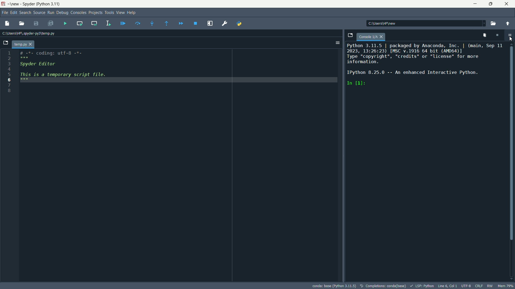 The image size is (515, 289). Describe the element at coordinates (167, 24) in the screenshot. I see `execute until method or funtion returns` at that location.